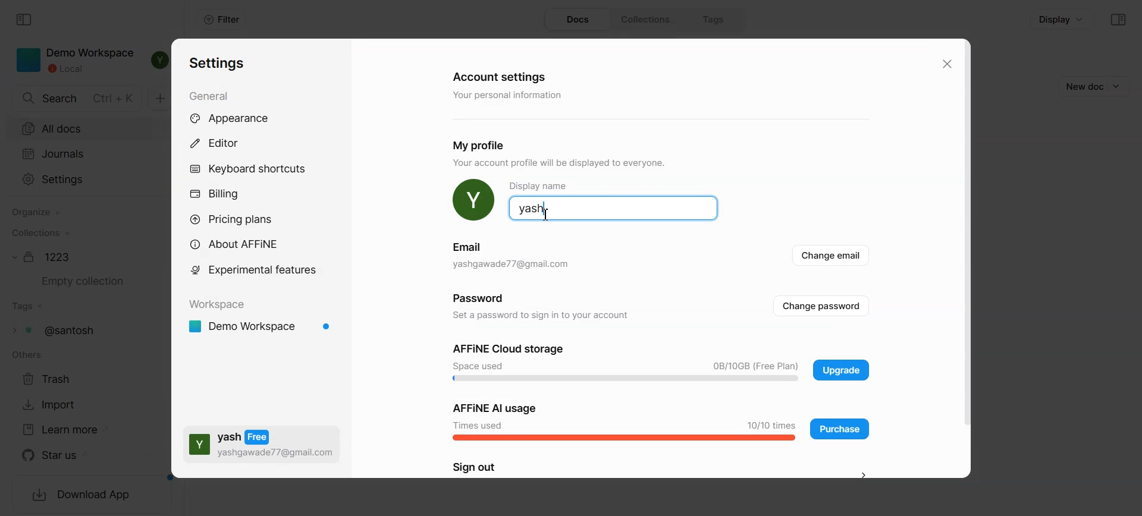 This screenshot has height=516, width=1142. What do you see at coordinates (79, 281) in the screenshot?
I see `Empty collection` at bounding box center [79, 281].